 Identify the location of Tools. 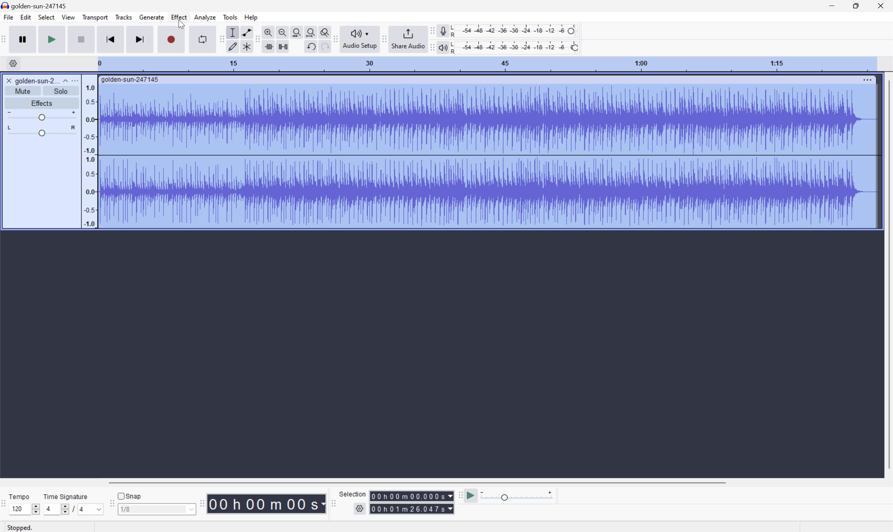
(230, 16).